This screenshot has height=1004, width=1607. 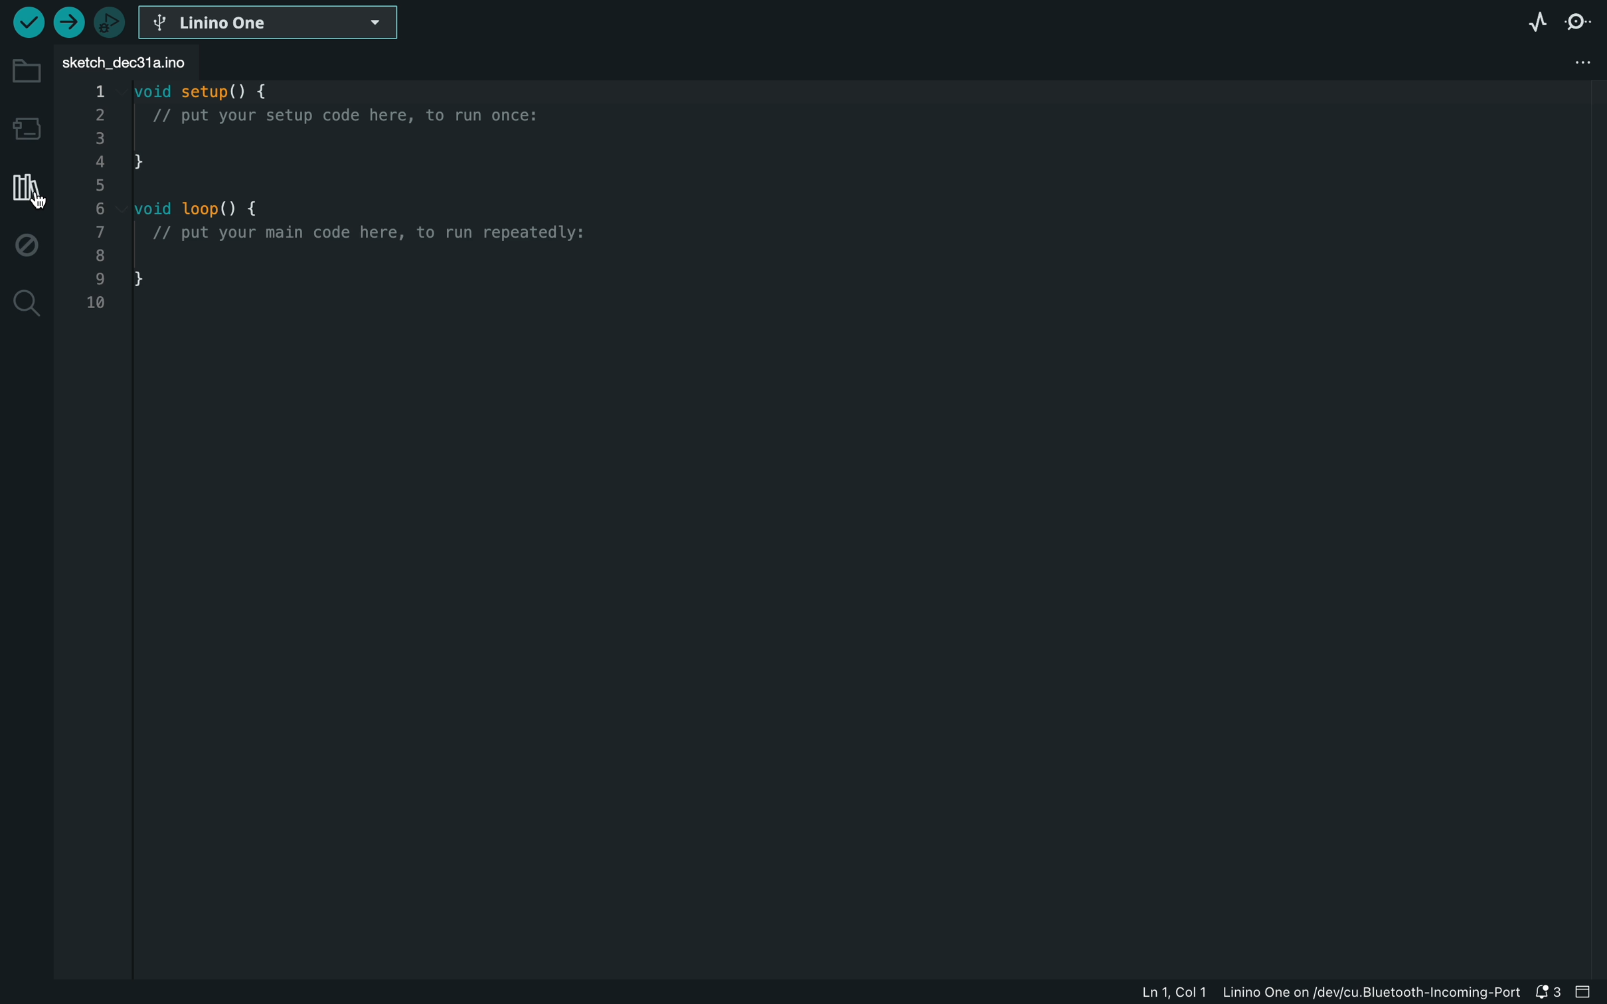 I want to click on file information, so click(x=1328, y=993).